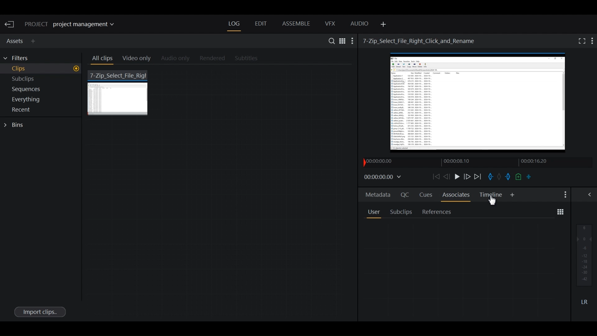  Describe the element at coordinates (74, 25) in the screenshot. I see `Show/change current project details` at that location.